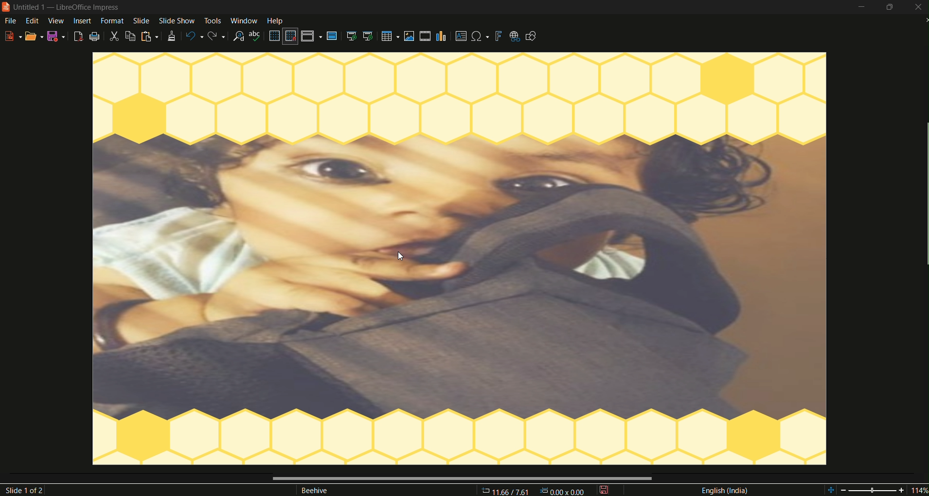 The image size is (929, 496). I want to click on slide, so click(141, 20).